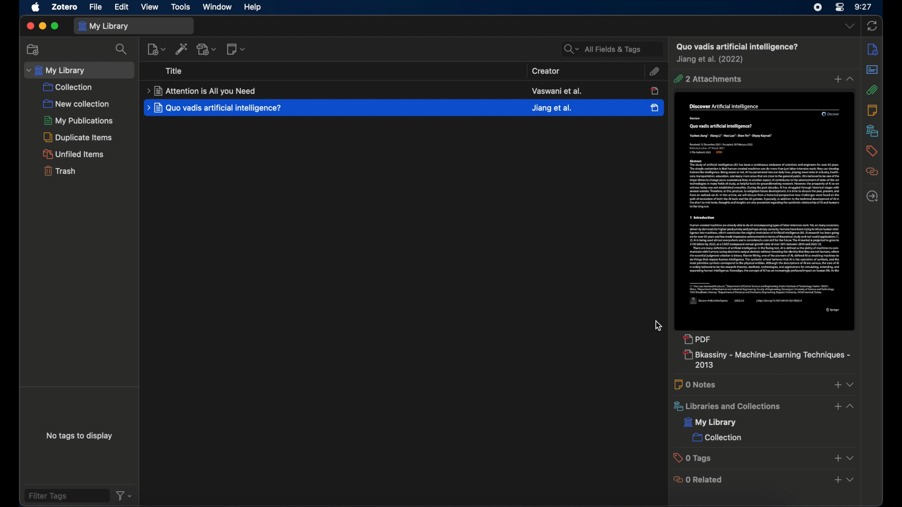  What do you see at coordinates (252, 7) in the screenshot?
I see `help` at bounding box center [252, 7].